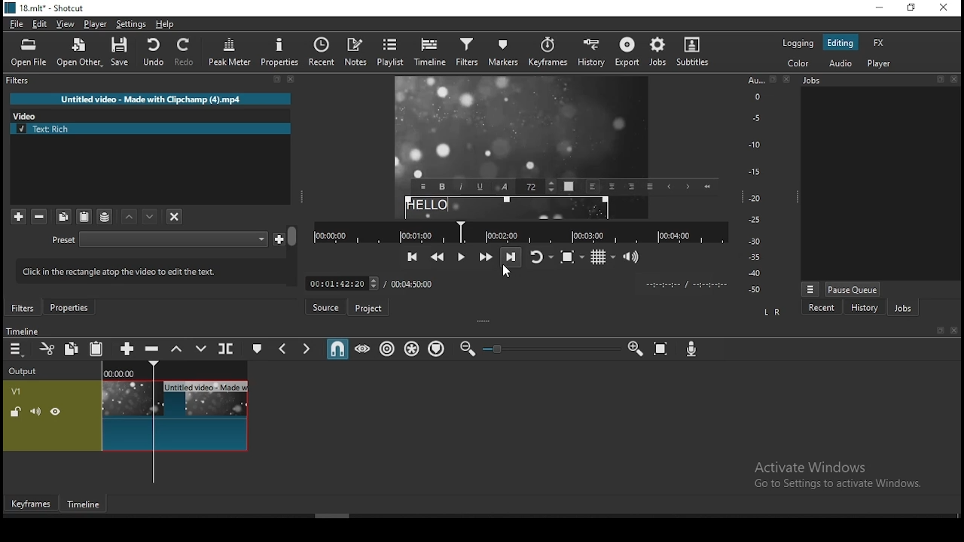  Describe the element at coordinates (649, 186) in the screenshot. I see `Justified alignment` at that location.